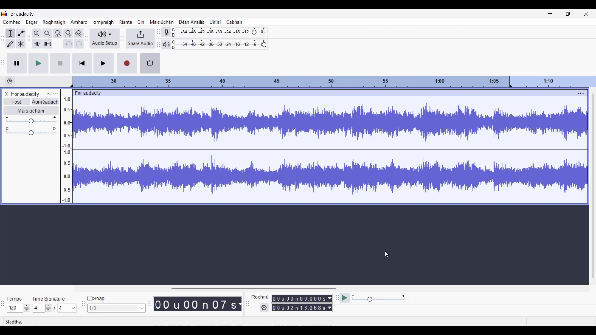 This screenshot has height=335, width=596. Describe the element at coordinates (21, 43) in the screenshot. I see `Multi-tool` at that location.